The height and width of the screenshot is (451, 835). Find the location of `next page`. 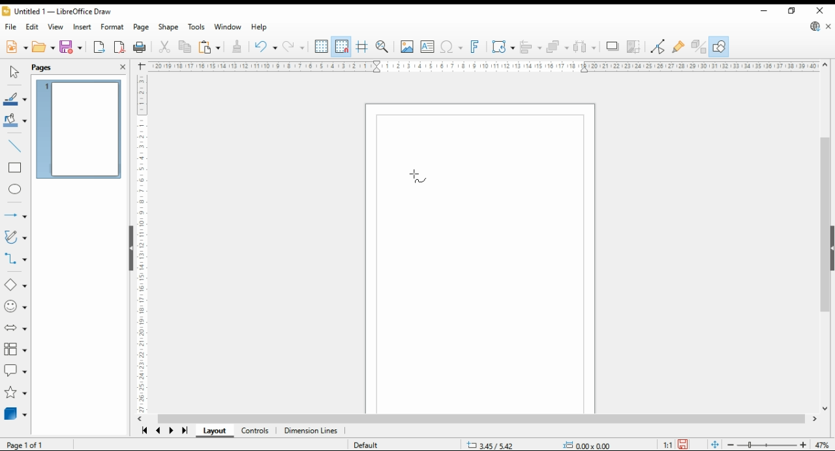

next page is located at coordinates (171, 431).